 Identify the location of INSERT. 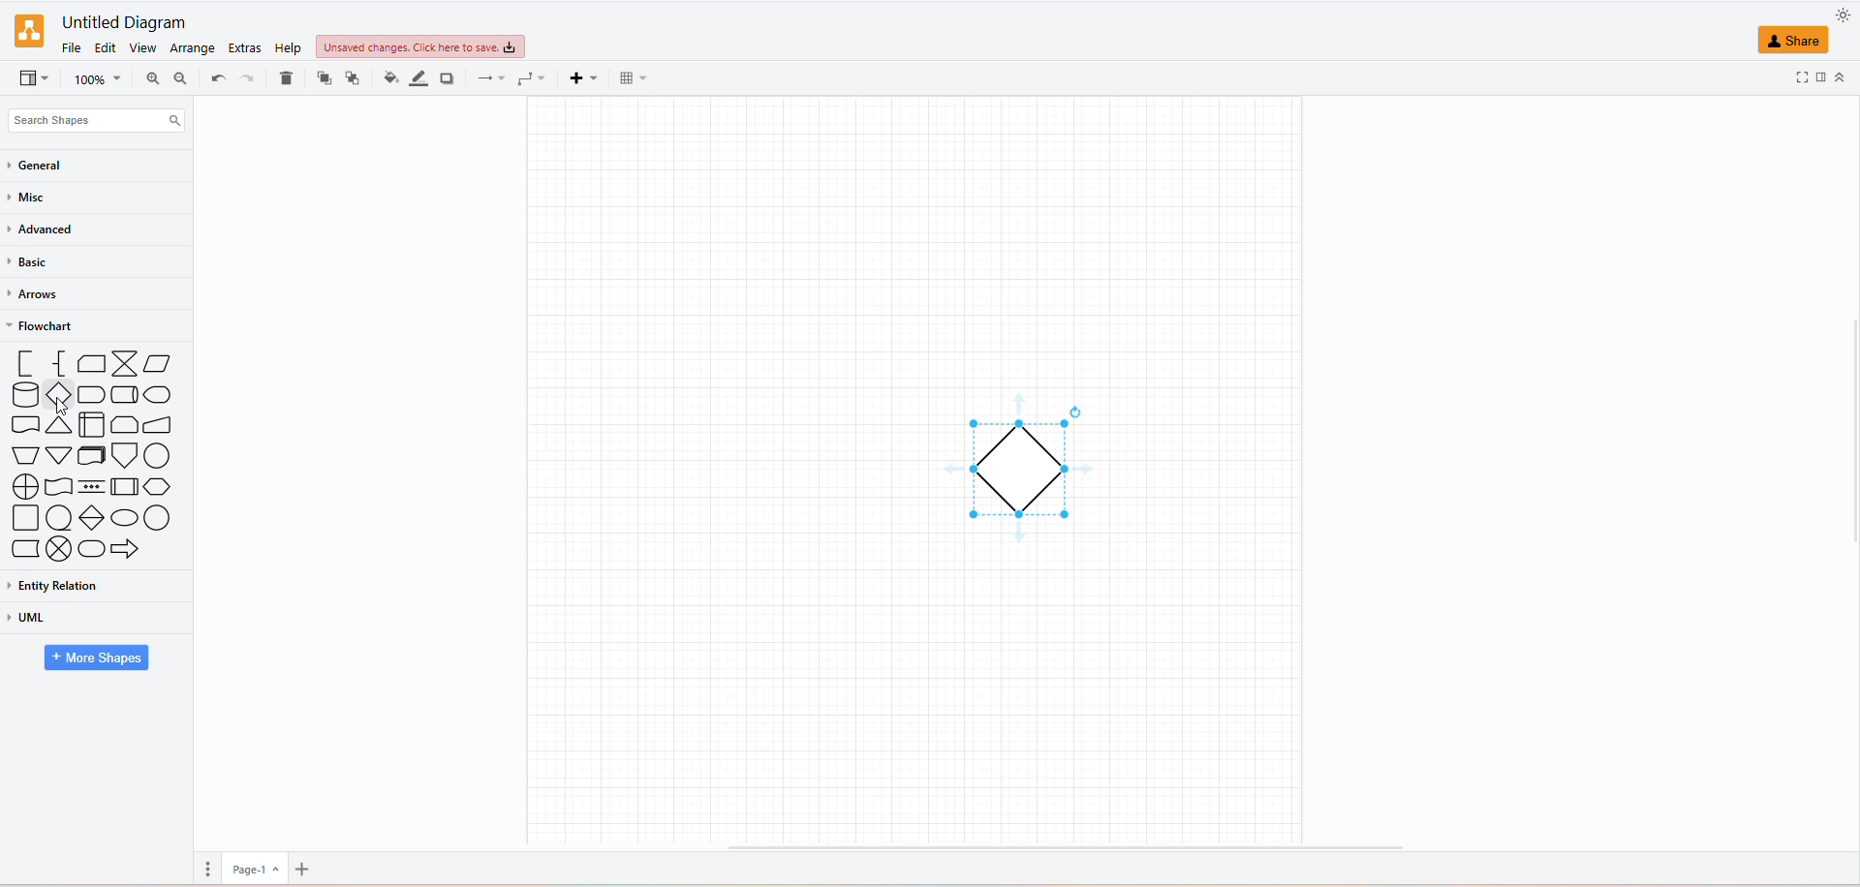
(577, 79).